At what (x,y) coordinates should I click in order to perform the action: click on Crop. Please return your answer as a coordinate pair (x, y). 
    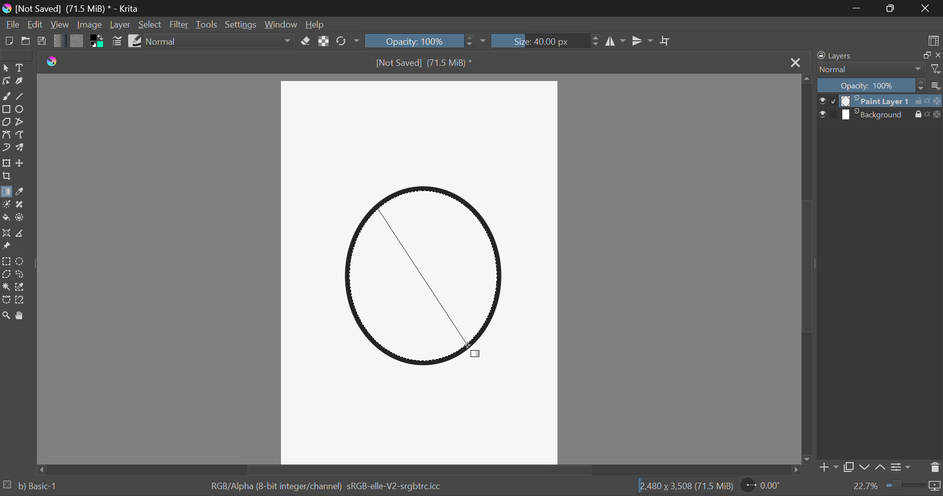
    Looking at the image, I should click on (666, 41).